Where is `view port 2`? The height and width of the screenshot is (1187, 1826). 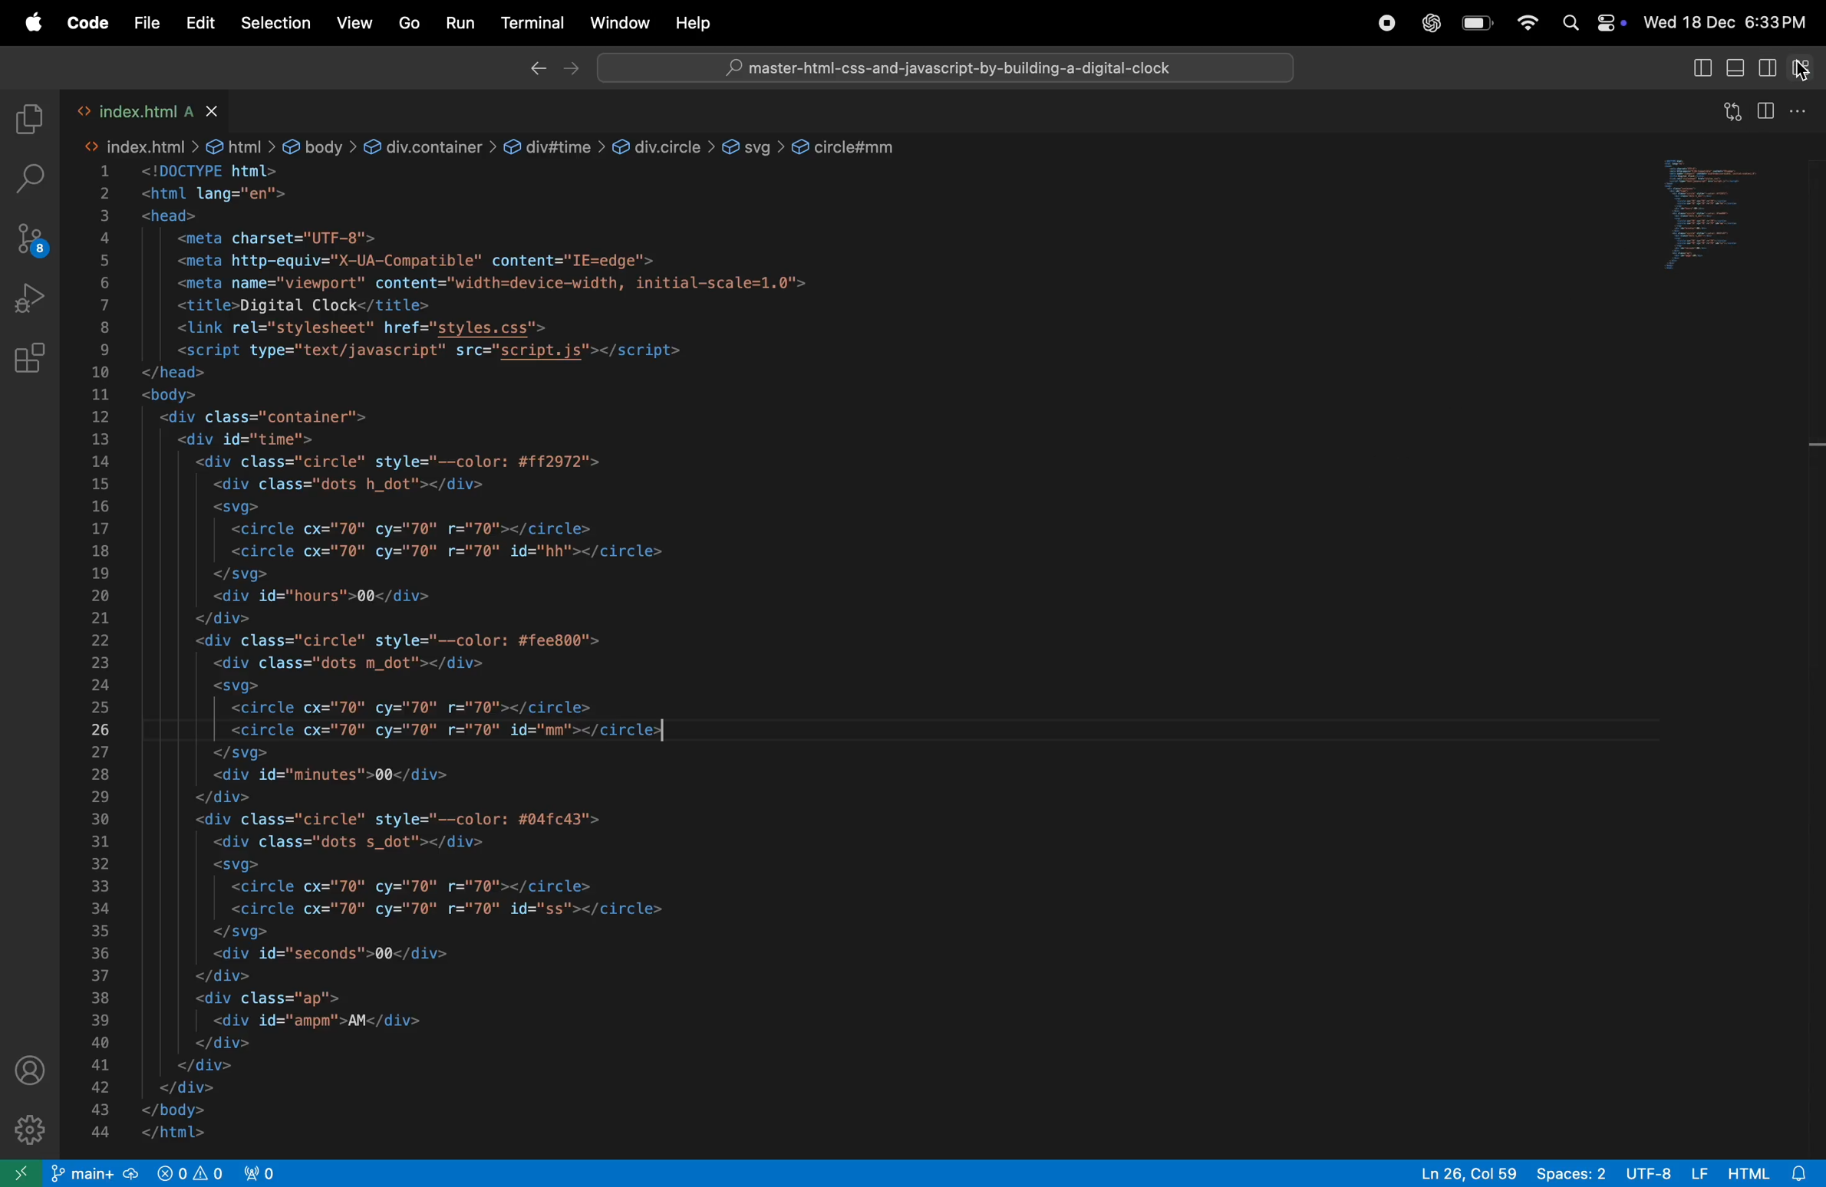 view port 2 is located at coordinates (265, 1174).